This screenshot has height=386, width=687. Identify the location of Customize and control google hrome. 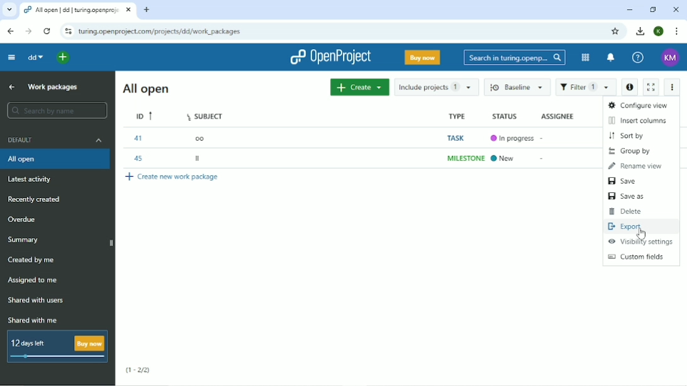
(676, 31).